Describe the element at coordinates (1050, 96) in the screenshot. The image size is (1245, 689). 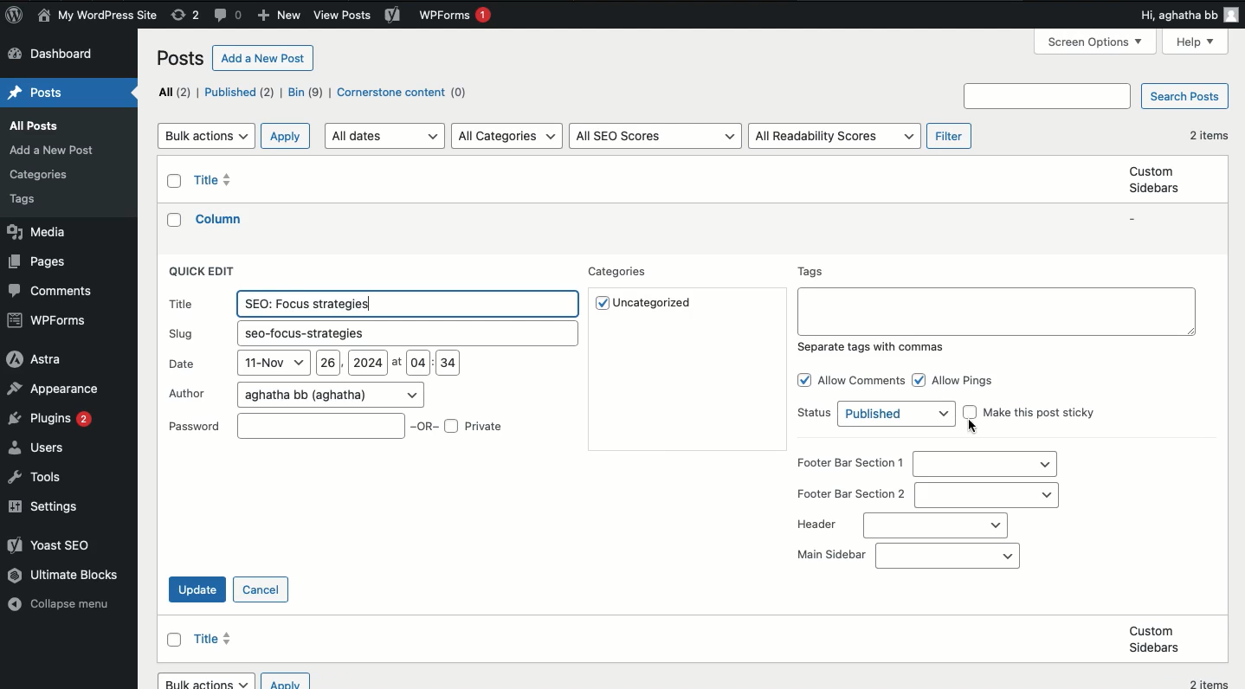
I see `Search` at that location.